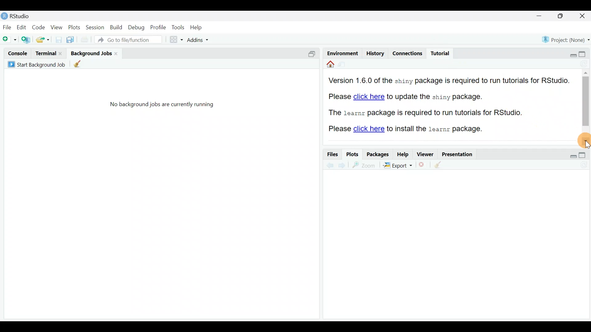  What do you see at coordinates (56, 28) in the screenshot?
I see `View` at bounding box center [56, 28].